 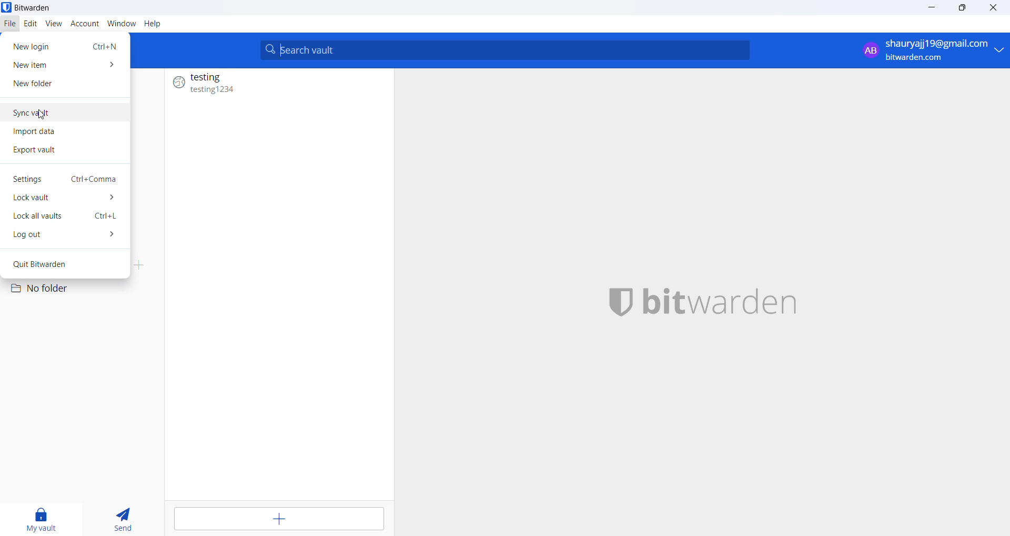 What do you see at coordinates (70, 218) in the screenshot?
I see `lock all vaults` at bounding box center [70, 218].